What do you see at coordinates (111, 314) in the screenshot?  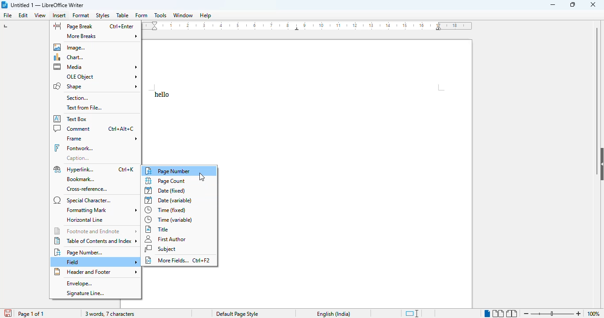 I see `3 words, 7 characters` at bounding box center [111, 314].